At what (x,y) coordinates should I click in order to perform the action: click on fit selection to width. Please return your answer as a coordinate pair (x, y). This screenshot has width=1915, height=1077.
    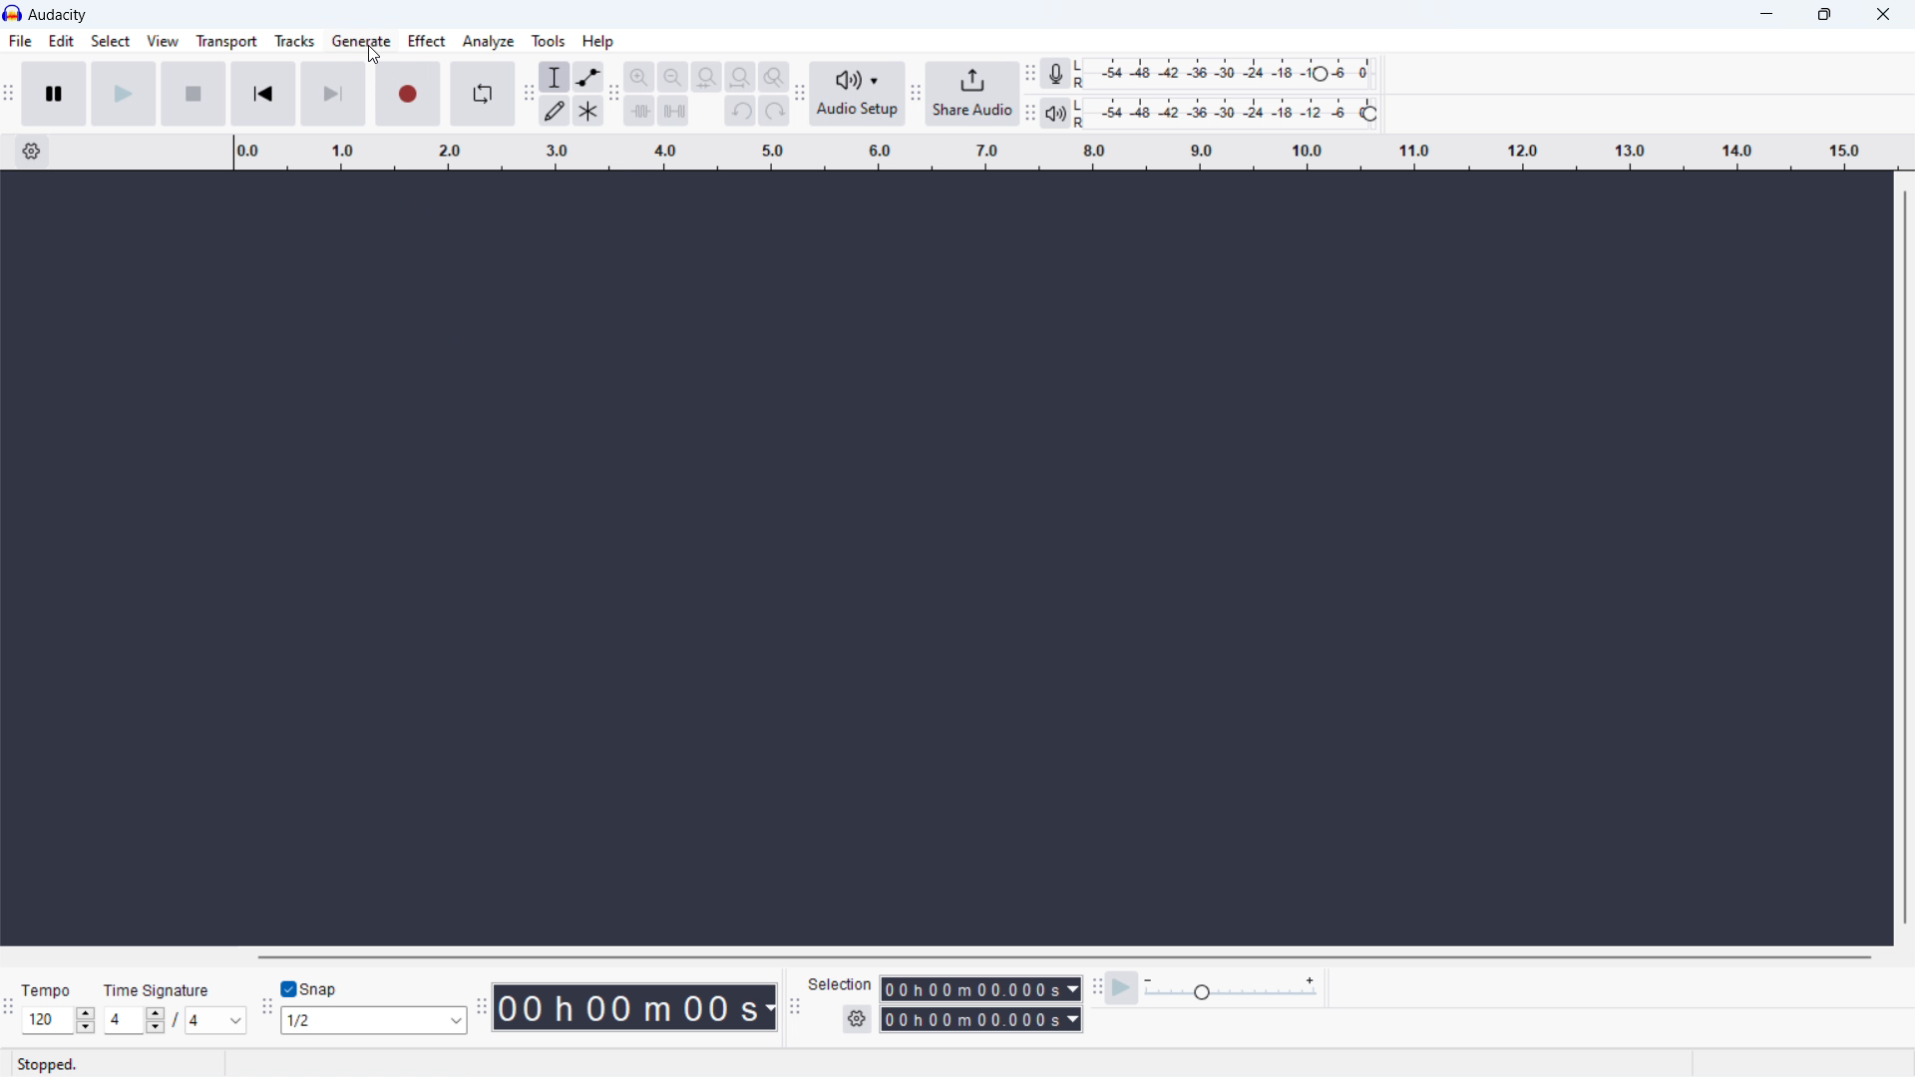
    Looking at the image, I should click on (707, 77).